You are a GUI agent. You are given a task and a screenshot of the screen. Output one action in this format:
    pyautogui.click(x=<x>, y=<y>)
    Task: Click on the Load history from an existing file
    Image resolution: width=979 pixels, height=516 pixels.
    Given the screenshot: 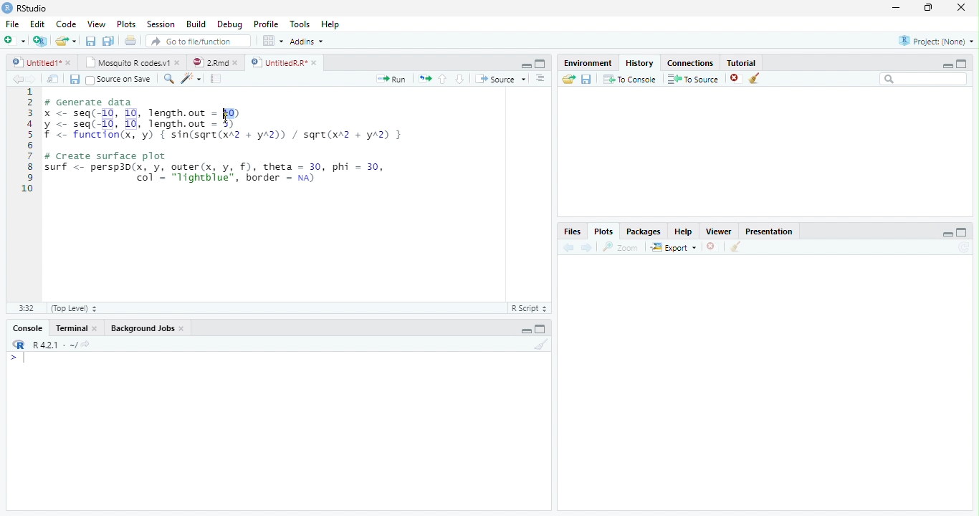 What is the action you would take?
    pyautogui.click(x=568, y=80)
    